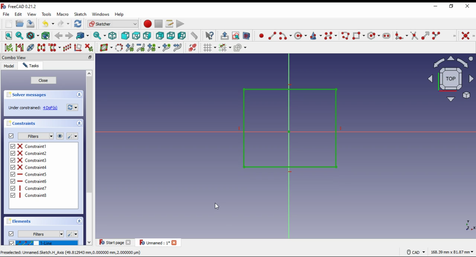  Describe the element at coordinates (90, 57) in the screenshot. I see `minimize` at that location.